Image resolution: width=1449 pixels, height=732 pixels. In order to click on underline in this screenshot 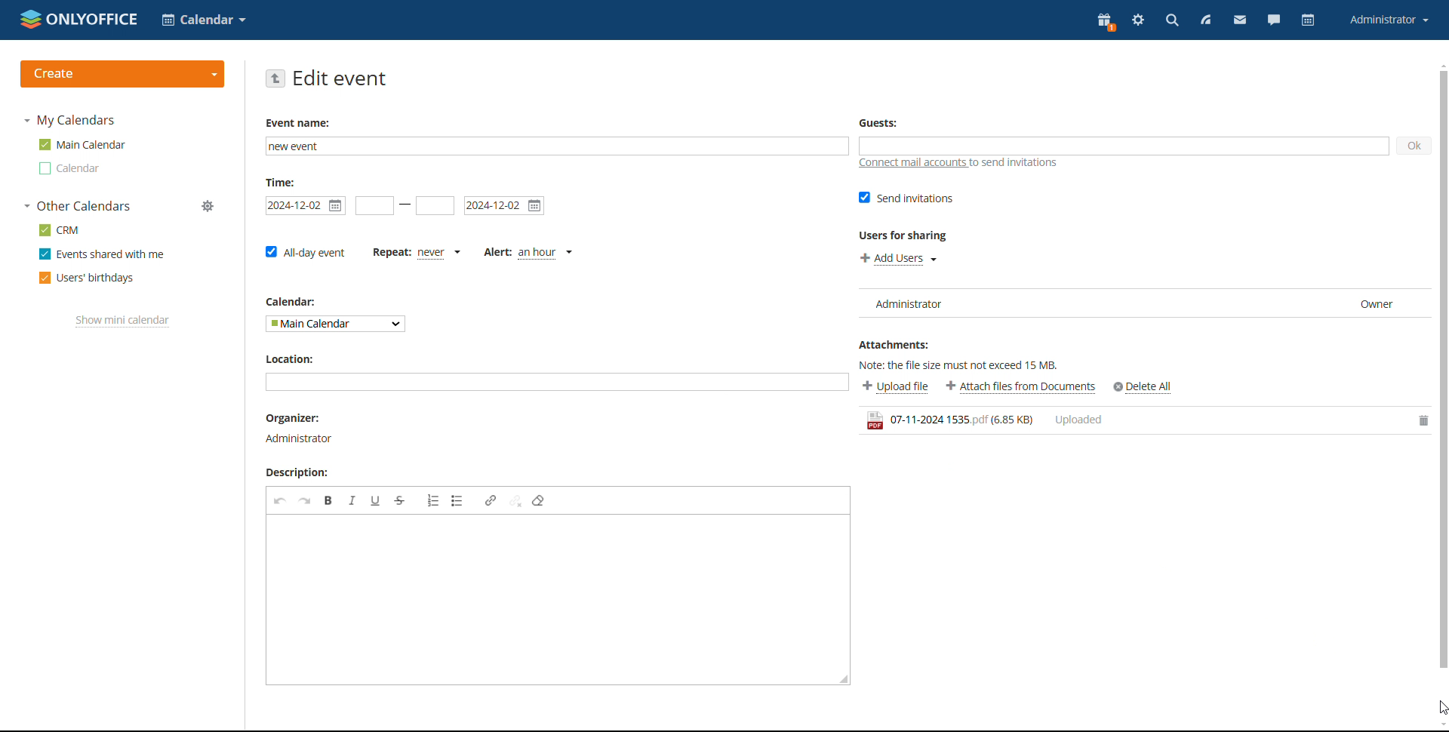, I will do `click(376, 500)`.